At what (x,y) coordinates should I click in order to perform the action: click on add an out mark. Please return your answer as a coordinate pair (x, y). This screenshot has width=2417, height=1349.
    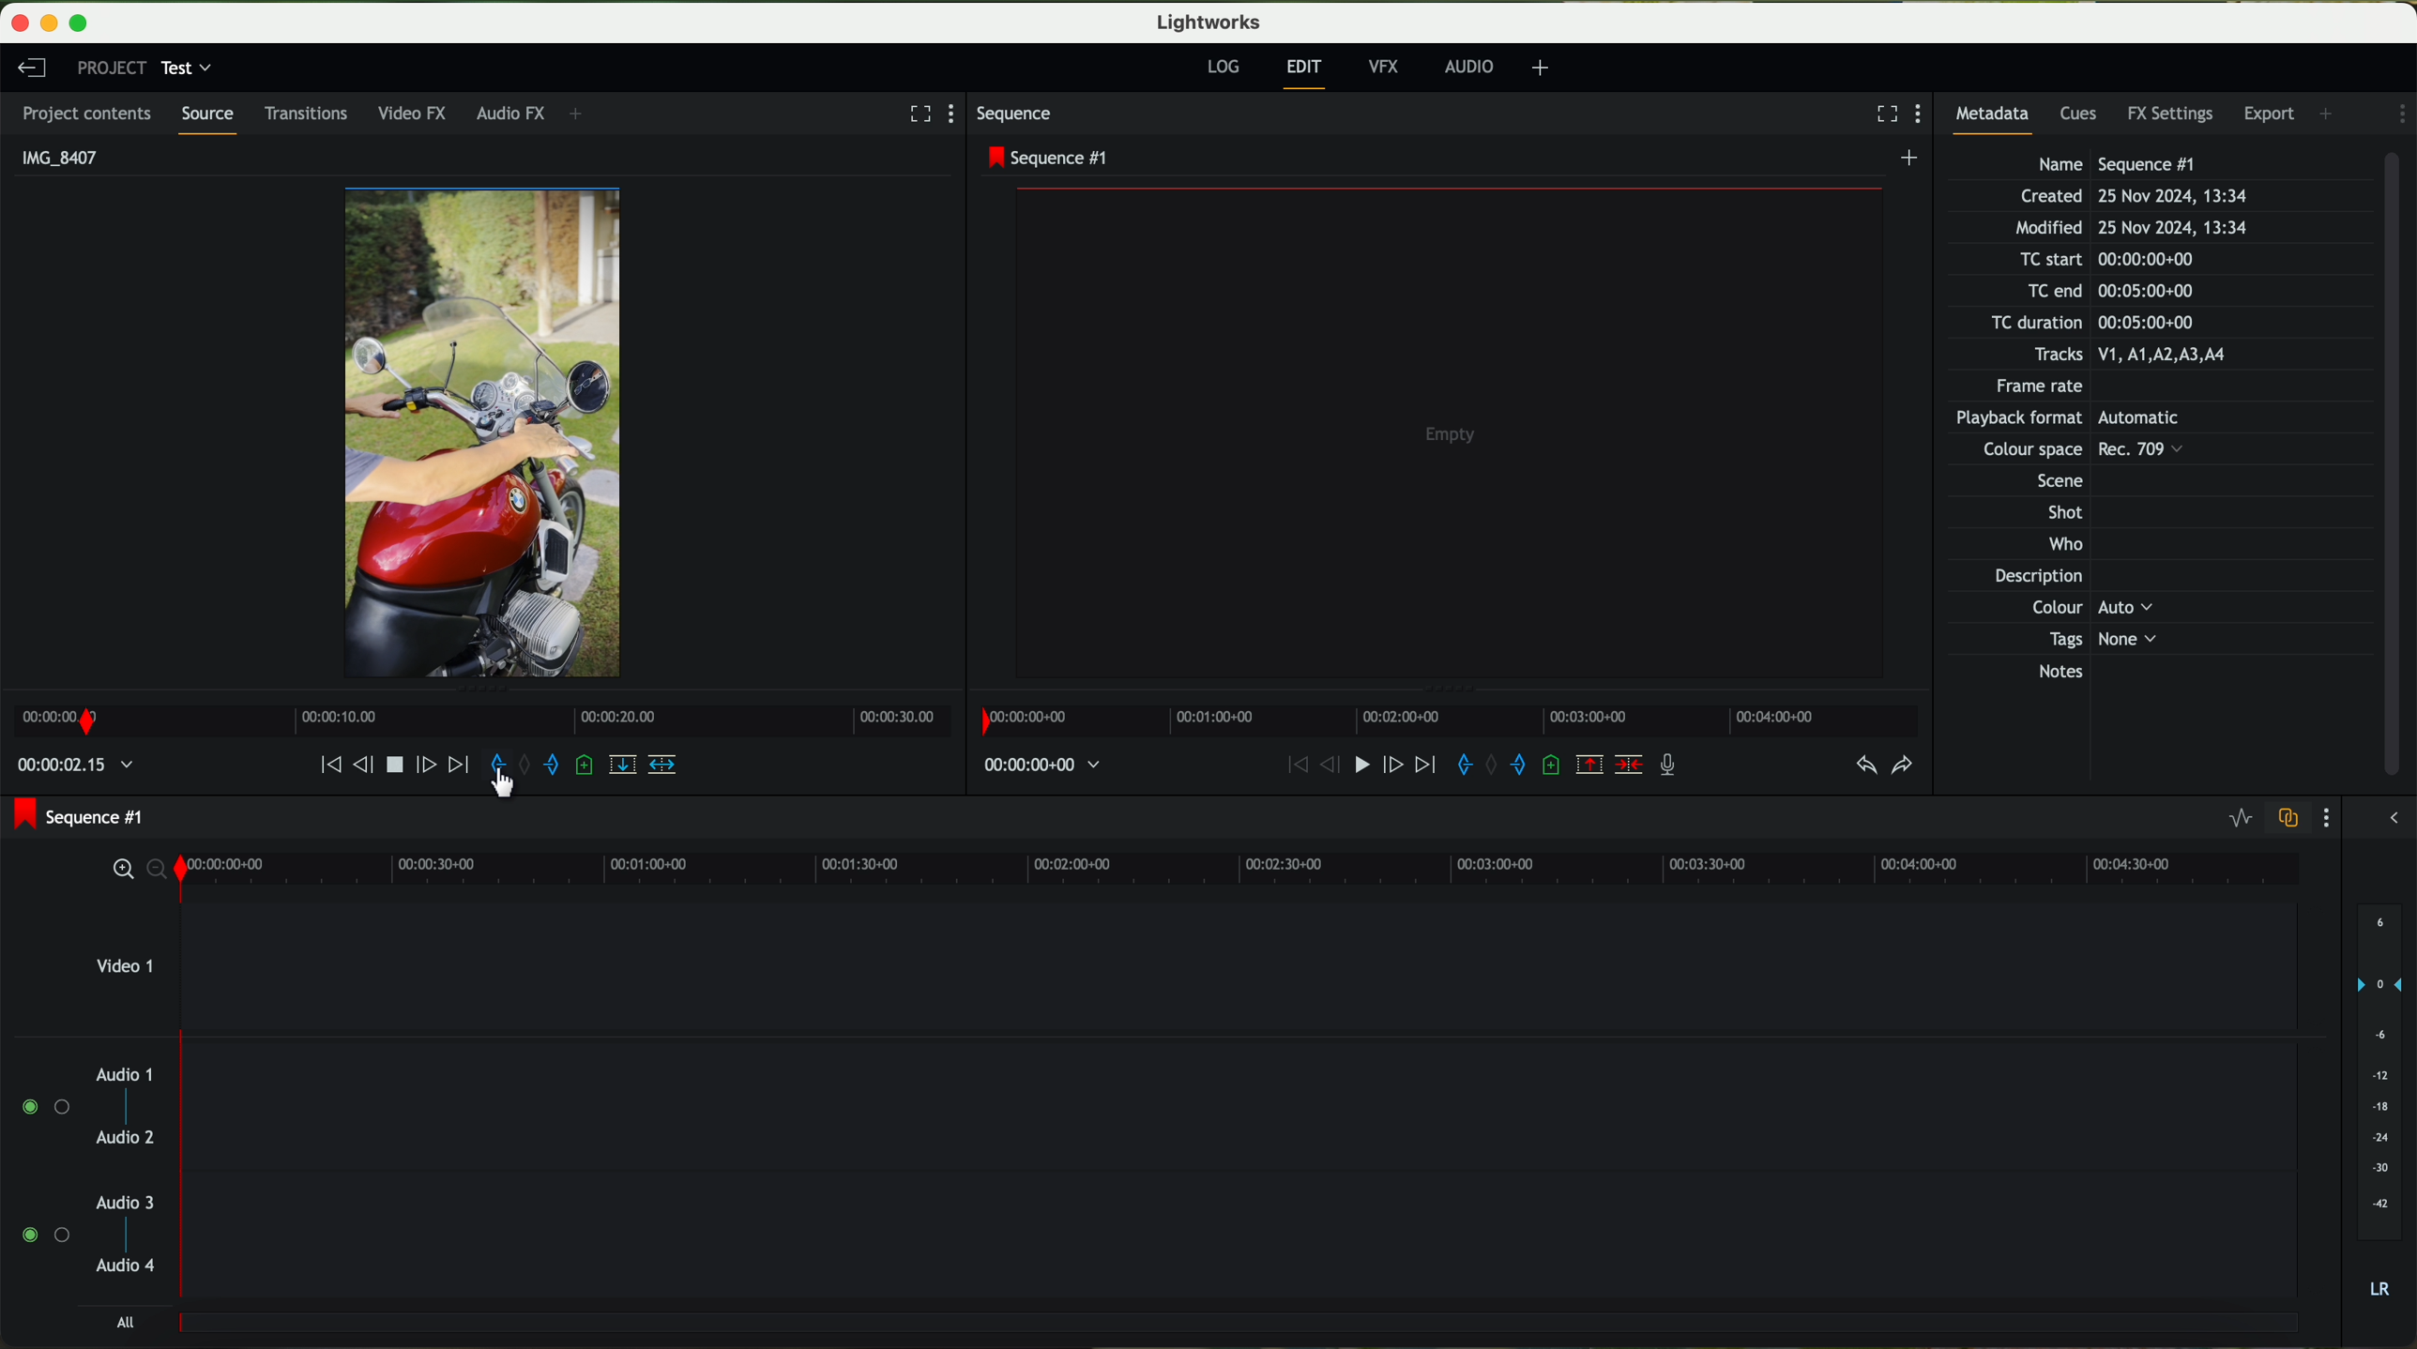
    Looking at the image, I should click on (1510, 765).